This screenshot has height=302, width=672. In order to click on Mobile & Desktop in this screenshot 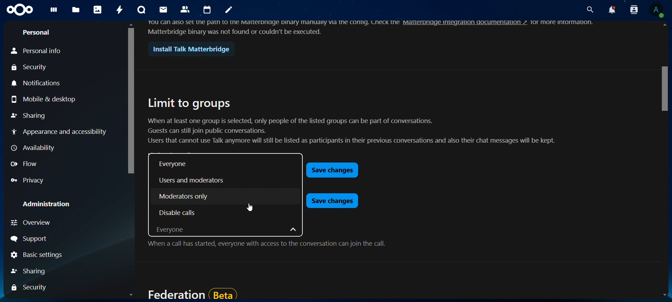, I will do `click(45, 101)`.